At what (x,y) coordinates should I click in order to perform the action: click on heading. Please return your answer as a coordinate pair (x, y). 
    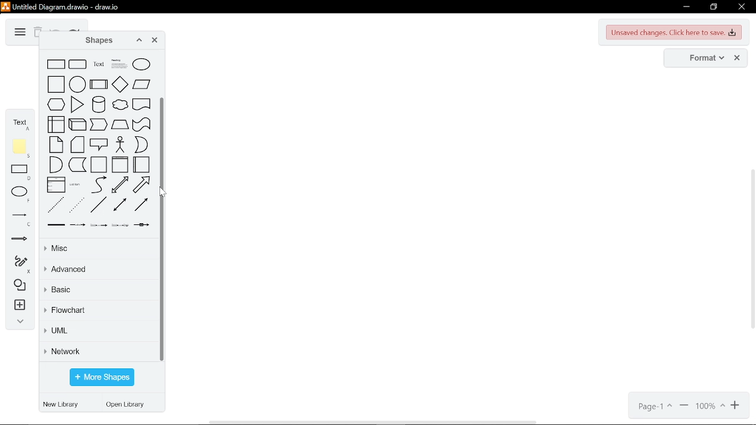
    Looking at the image, I should click on (119, 64).